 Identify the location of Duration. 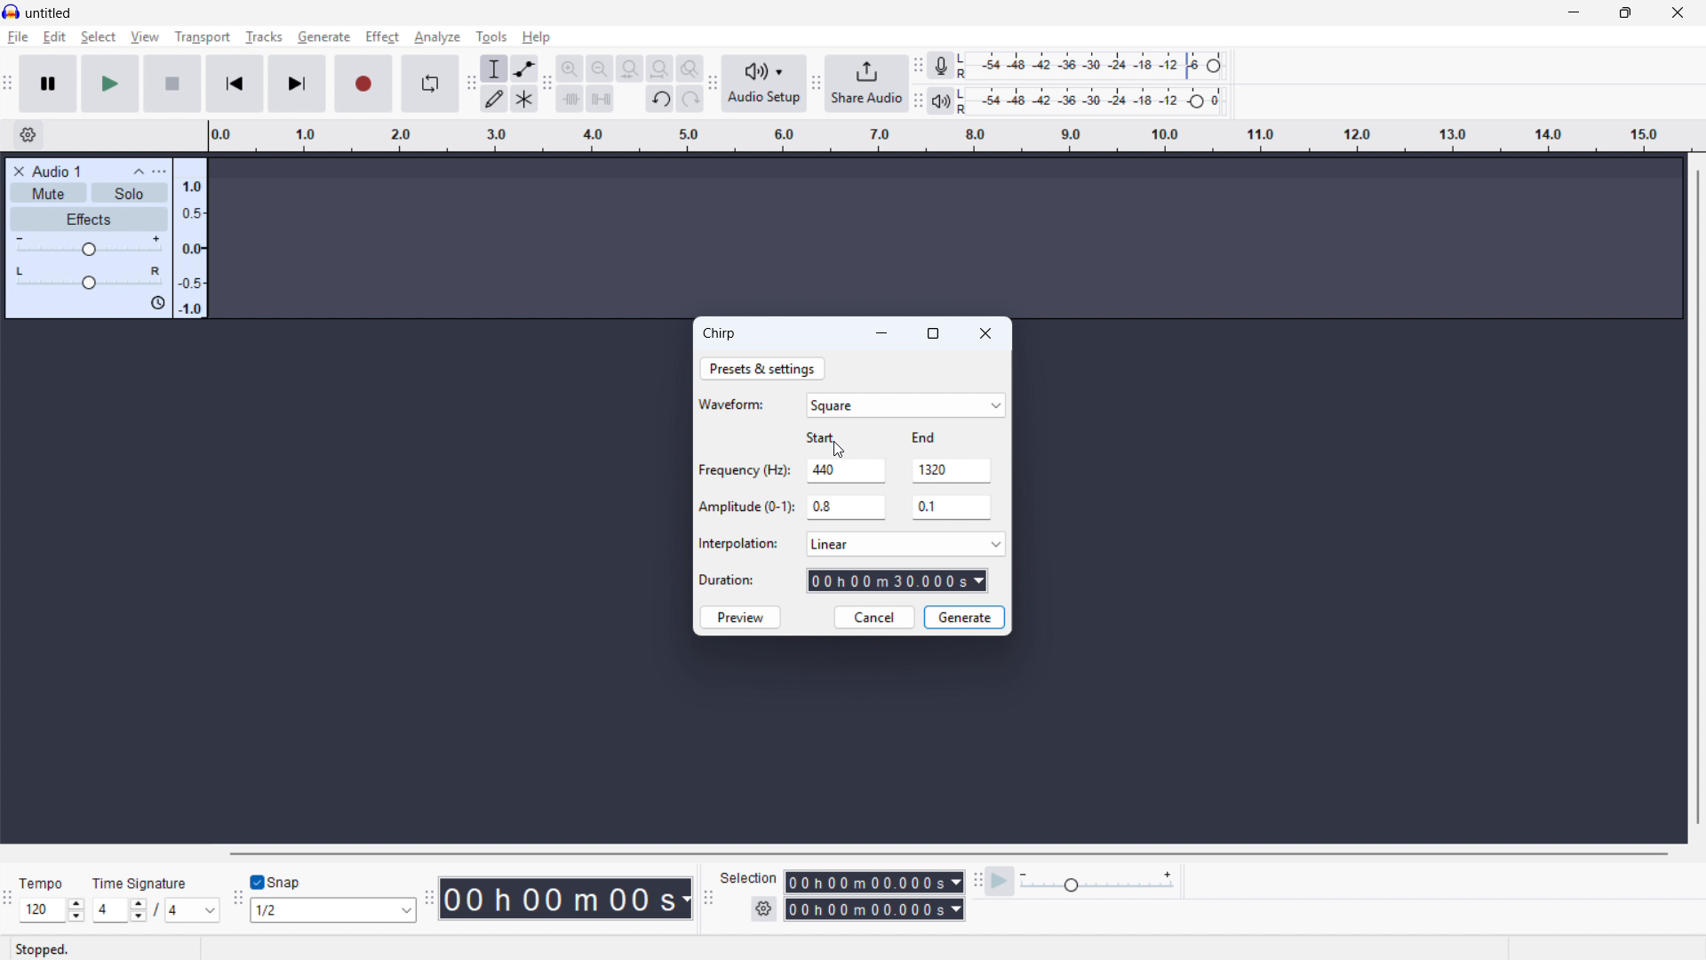
(728, 580).